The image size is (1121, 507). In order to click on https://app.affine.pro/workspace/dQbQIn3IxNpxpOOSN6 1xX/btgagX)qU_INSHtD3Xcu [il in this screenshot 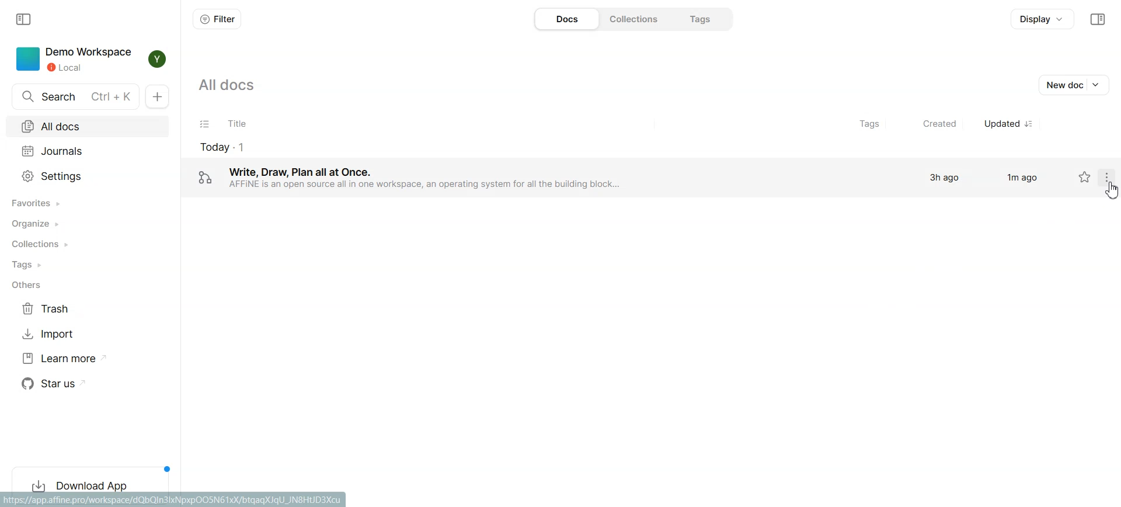, I will do `click(176, 500)`.